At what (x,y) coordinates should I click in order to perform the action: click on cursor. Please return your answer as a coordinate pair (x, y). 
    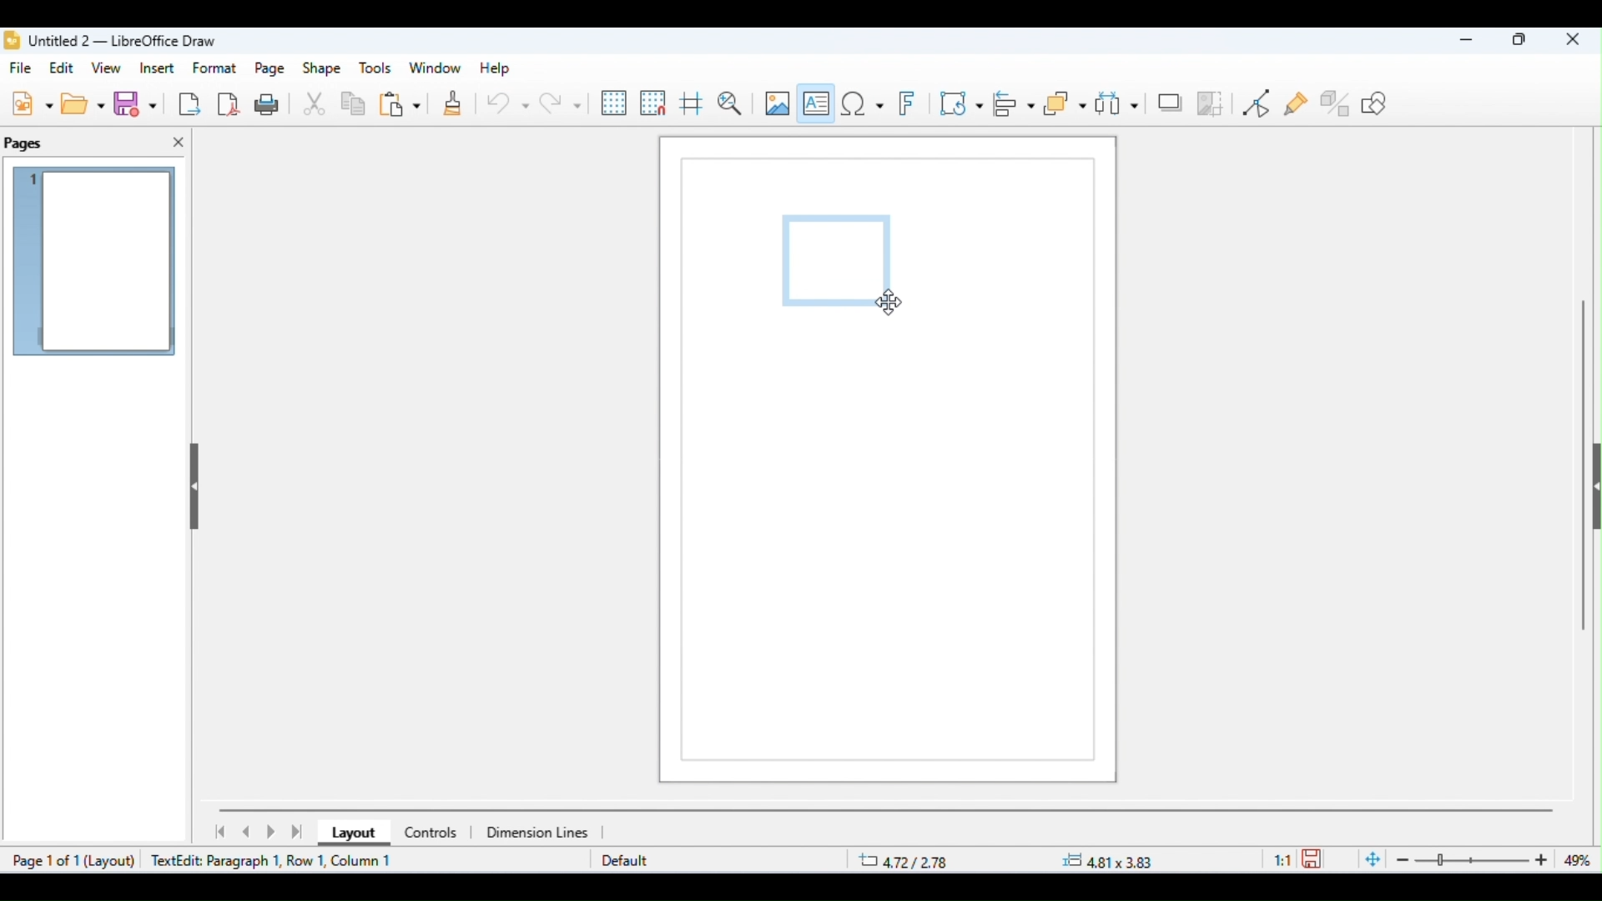
    Looking at the image, I should click on (888, 303).